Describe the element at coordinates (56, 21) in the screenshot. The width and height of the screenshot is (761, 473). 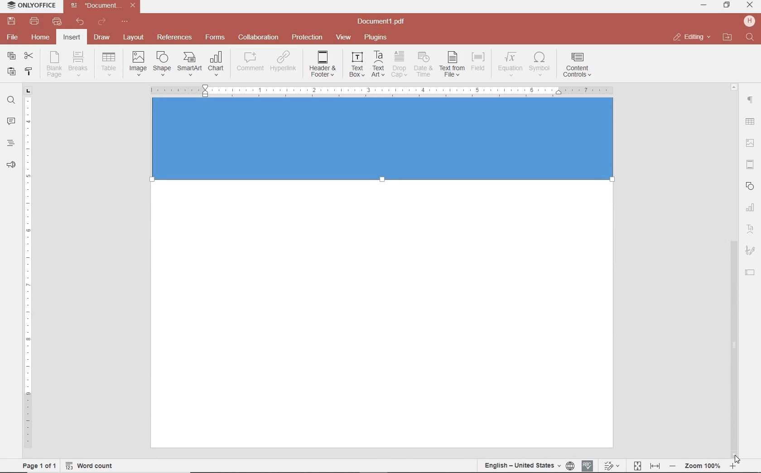
I see `quick print` at that location.